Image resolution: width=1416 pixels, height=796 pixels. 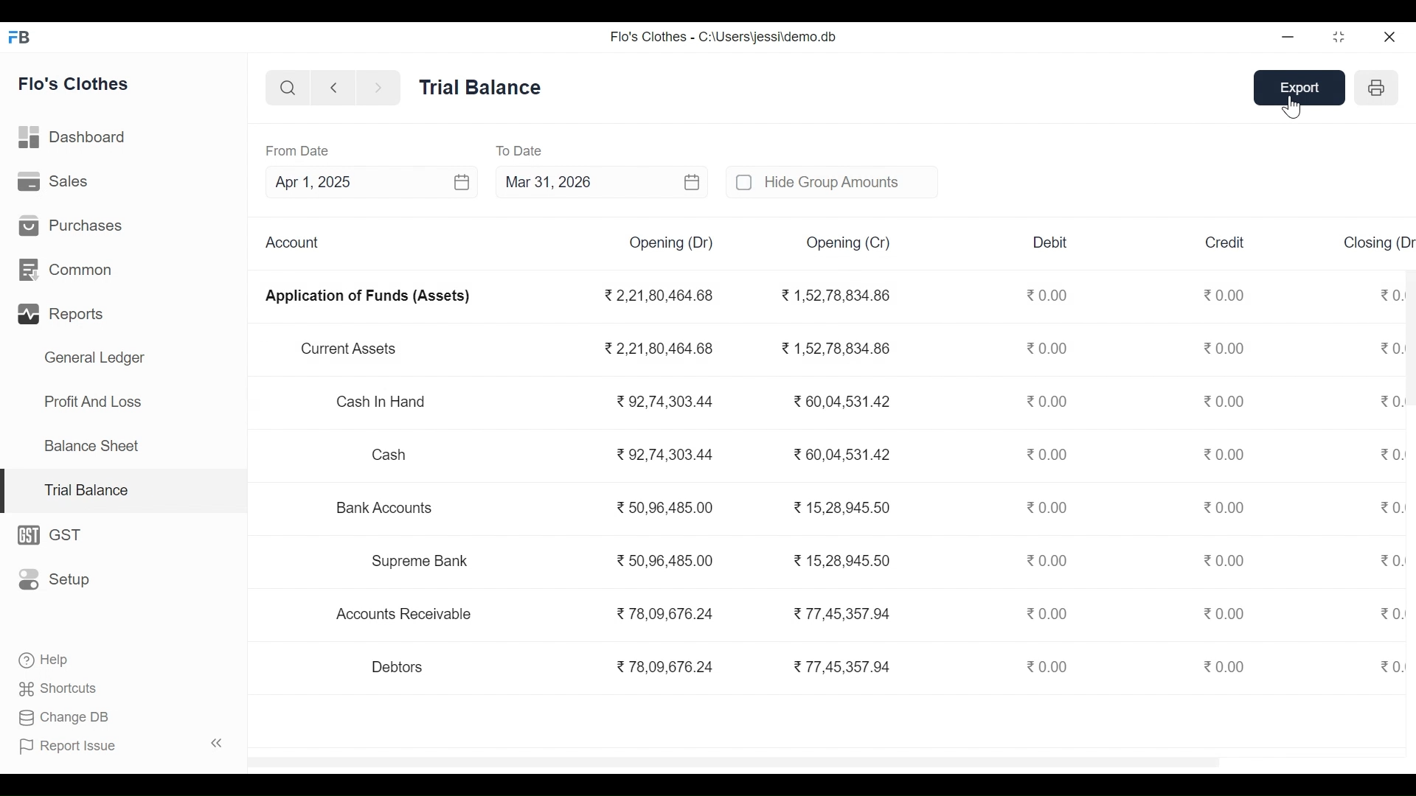 I want to click on Frappe Books Desktop icon, so click(x=21, y=38).